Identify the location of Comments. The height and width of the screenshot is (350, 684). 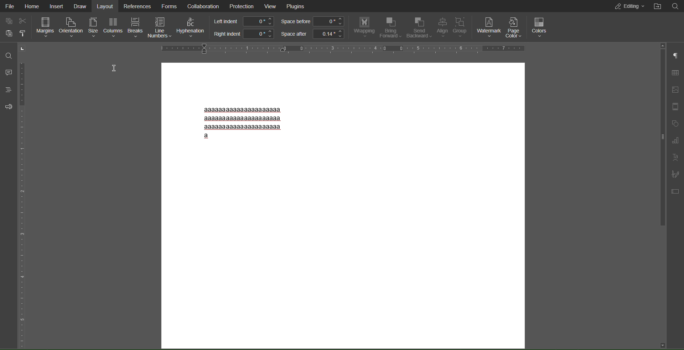
(8, 72).